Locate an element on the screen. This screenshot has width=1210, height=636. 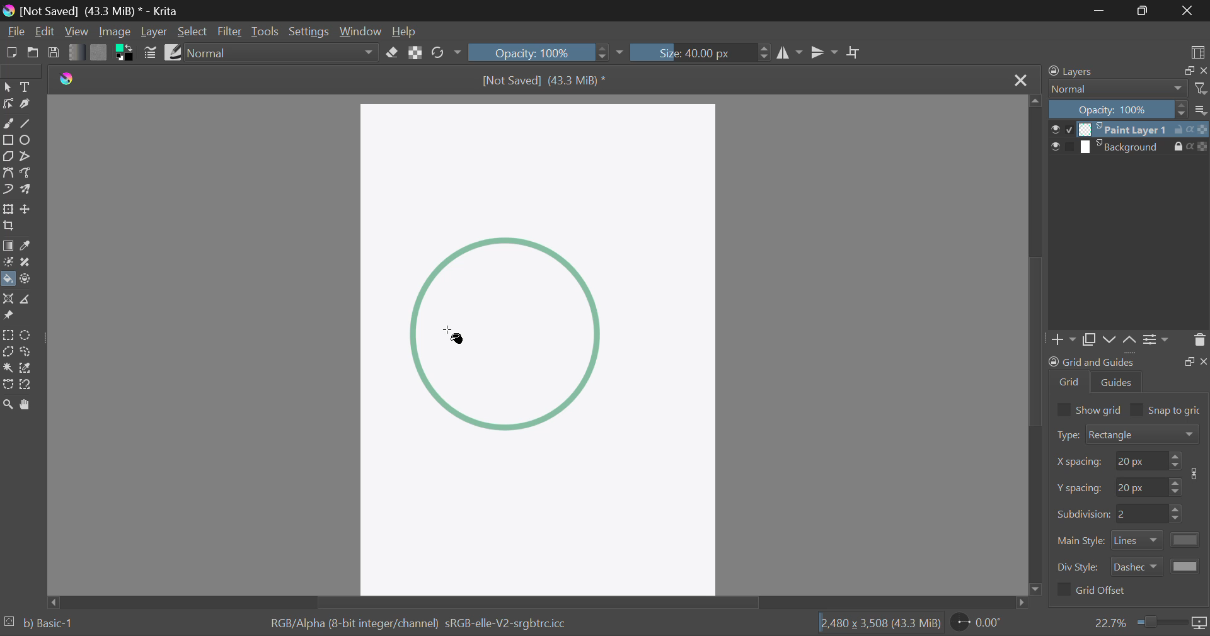
Add Layer is located at coordinates (1065, 341).